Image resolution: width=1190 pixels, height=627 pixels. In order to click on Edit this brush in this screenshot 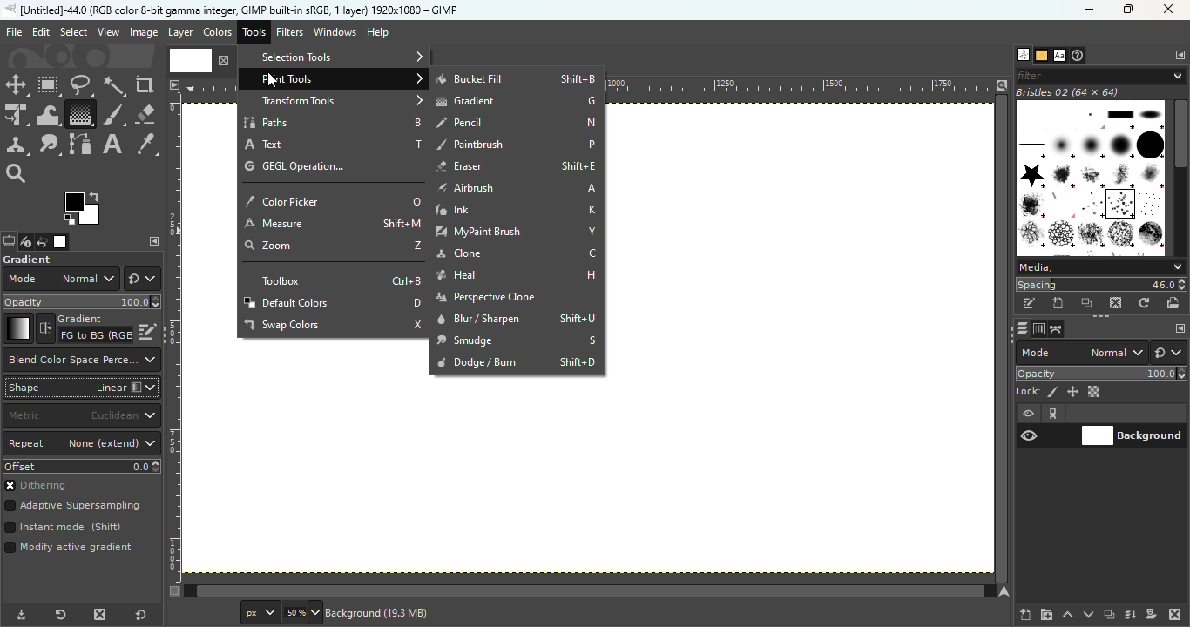, I will do `click(1029, 304)`.